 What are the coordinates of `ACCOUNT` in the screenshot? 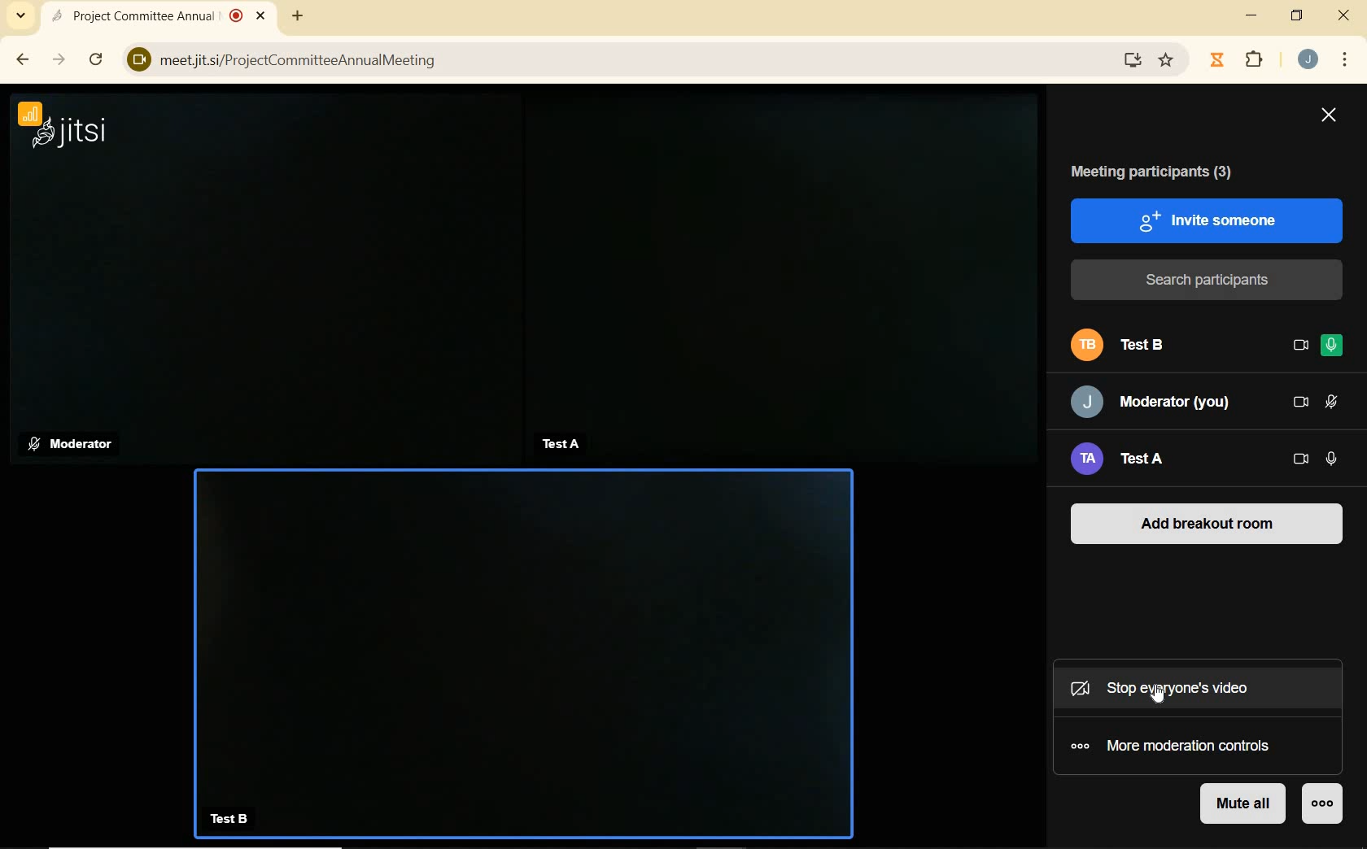 It's located at (1308, 60).